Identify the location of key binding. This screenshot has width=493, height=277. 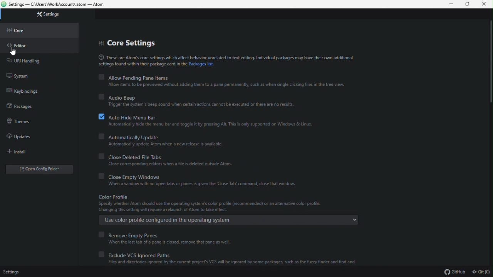
(25, 90).